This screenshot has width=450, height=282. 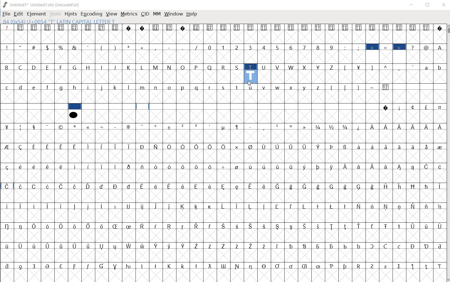 I want to click on !, so click(x=6, y=47).